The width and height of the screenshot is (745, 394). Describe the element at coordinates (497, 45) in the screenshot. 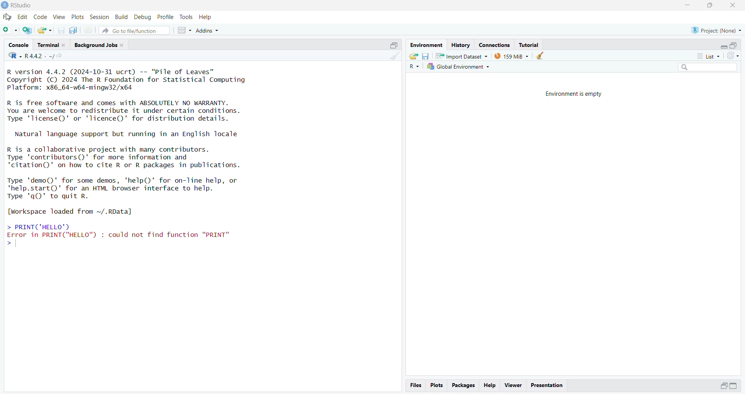

I see `connections` at that location.